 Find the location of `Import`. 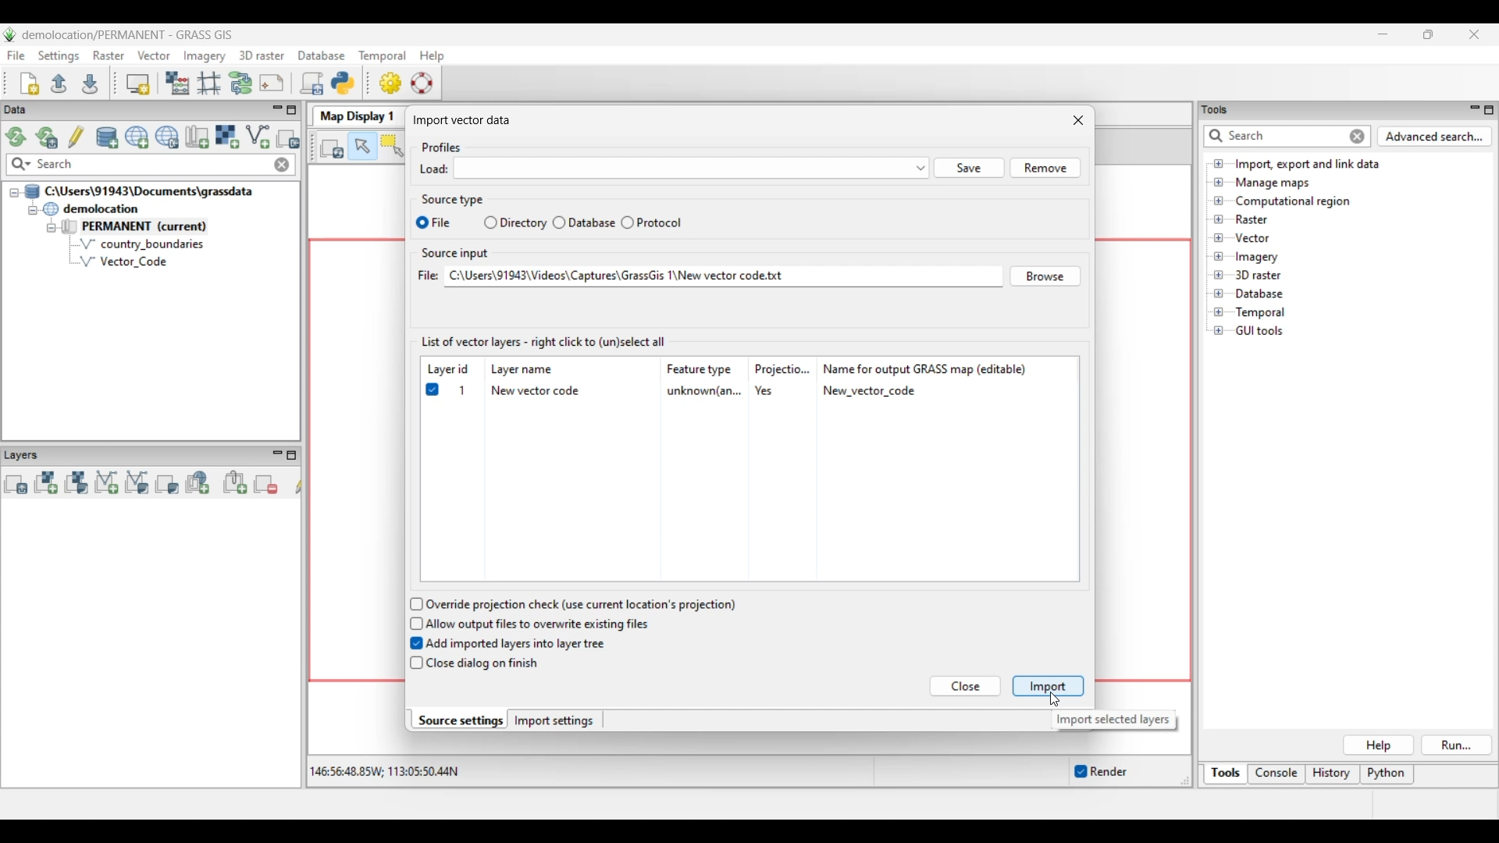

Import is located at coordinates (1048, 686).